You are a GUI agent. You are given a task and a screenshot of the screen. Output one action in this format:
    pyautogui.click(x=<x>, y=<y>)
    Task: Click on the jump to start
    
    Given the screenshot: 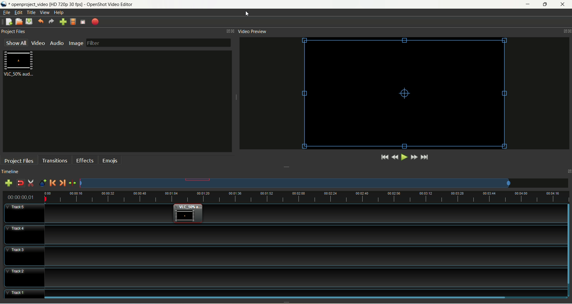 What is the action you would take?
    pyautogui.click(x=384, y=157)
    